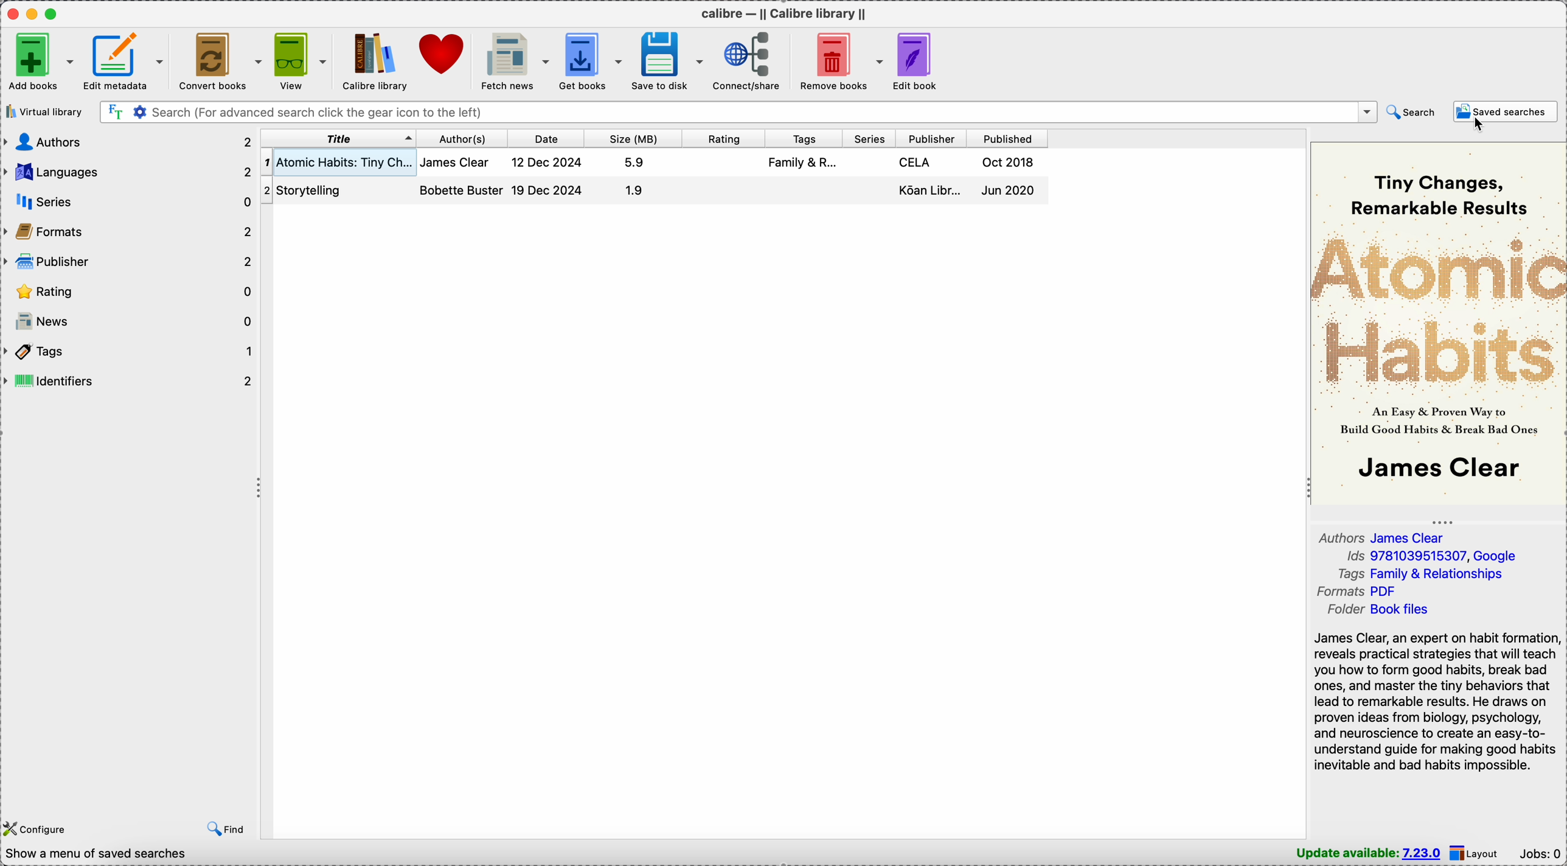 This screenshot has height=866, width=1567. What do you see at coordinates (373, 61) in the screenshot?
I see `Calibre library` at bounding box center [373, 61].